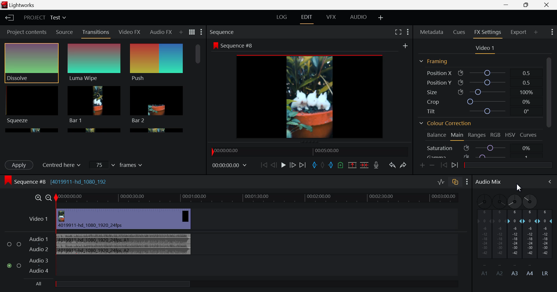 The image size is (557, 292). What do you see at coordinates (455, 166) in the screenshot?
I see `Next keyframe` at bounding box center [455, 166].